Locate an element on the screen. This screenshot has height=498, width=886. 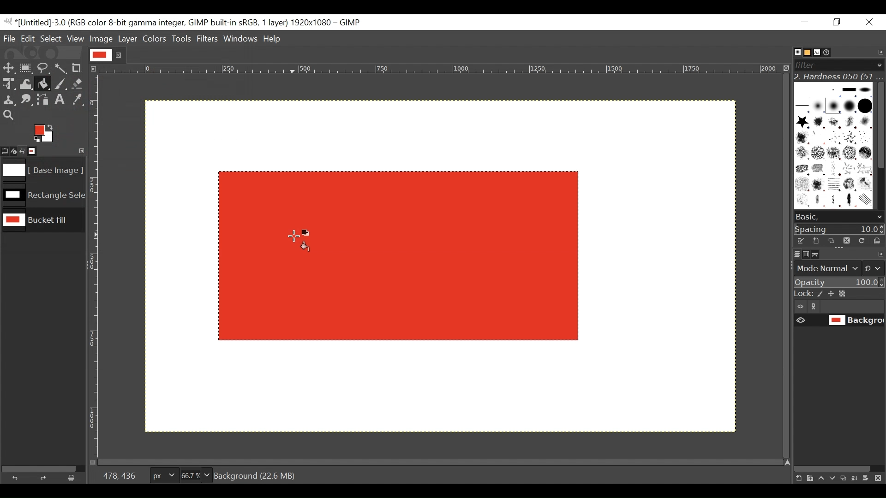
Edit the brush is located at coordinates (800, 241).